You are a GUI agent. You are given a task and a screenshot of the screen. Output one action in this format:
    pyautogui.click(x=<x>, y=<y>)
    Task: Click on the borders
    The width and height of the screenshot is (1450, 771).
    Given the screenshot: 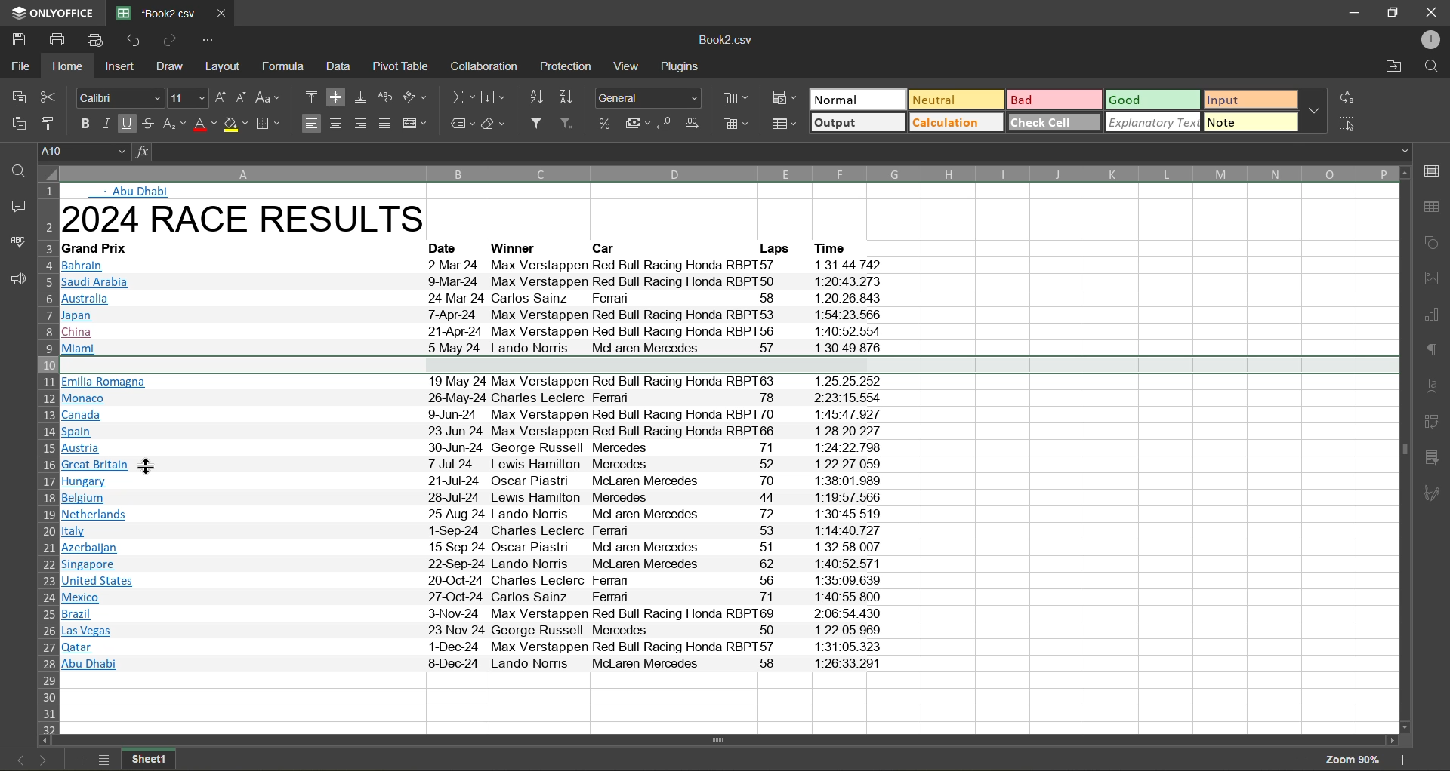 What is the action you would take?
    pyautogui.click(x=268, y=125)
    